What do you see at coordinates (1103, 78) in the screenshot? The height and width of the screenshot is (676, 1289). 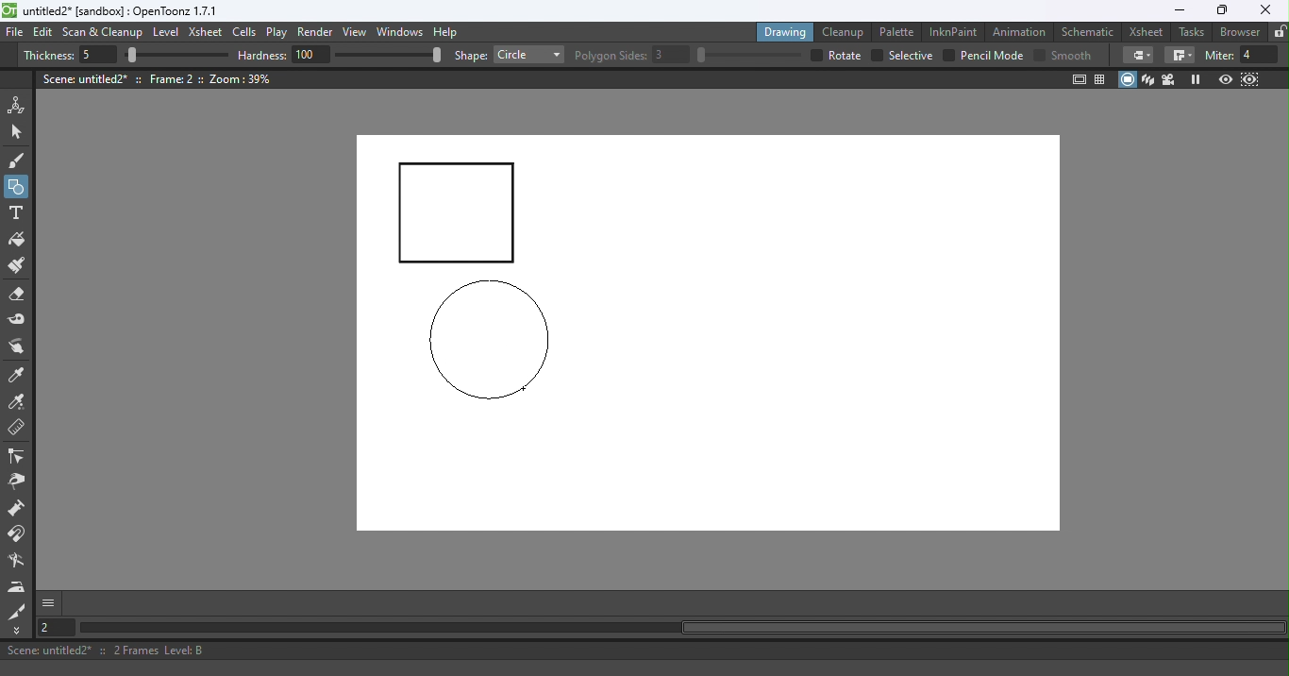 I see `Field guide` at bounding box center [1103, 78].